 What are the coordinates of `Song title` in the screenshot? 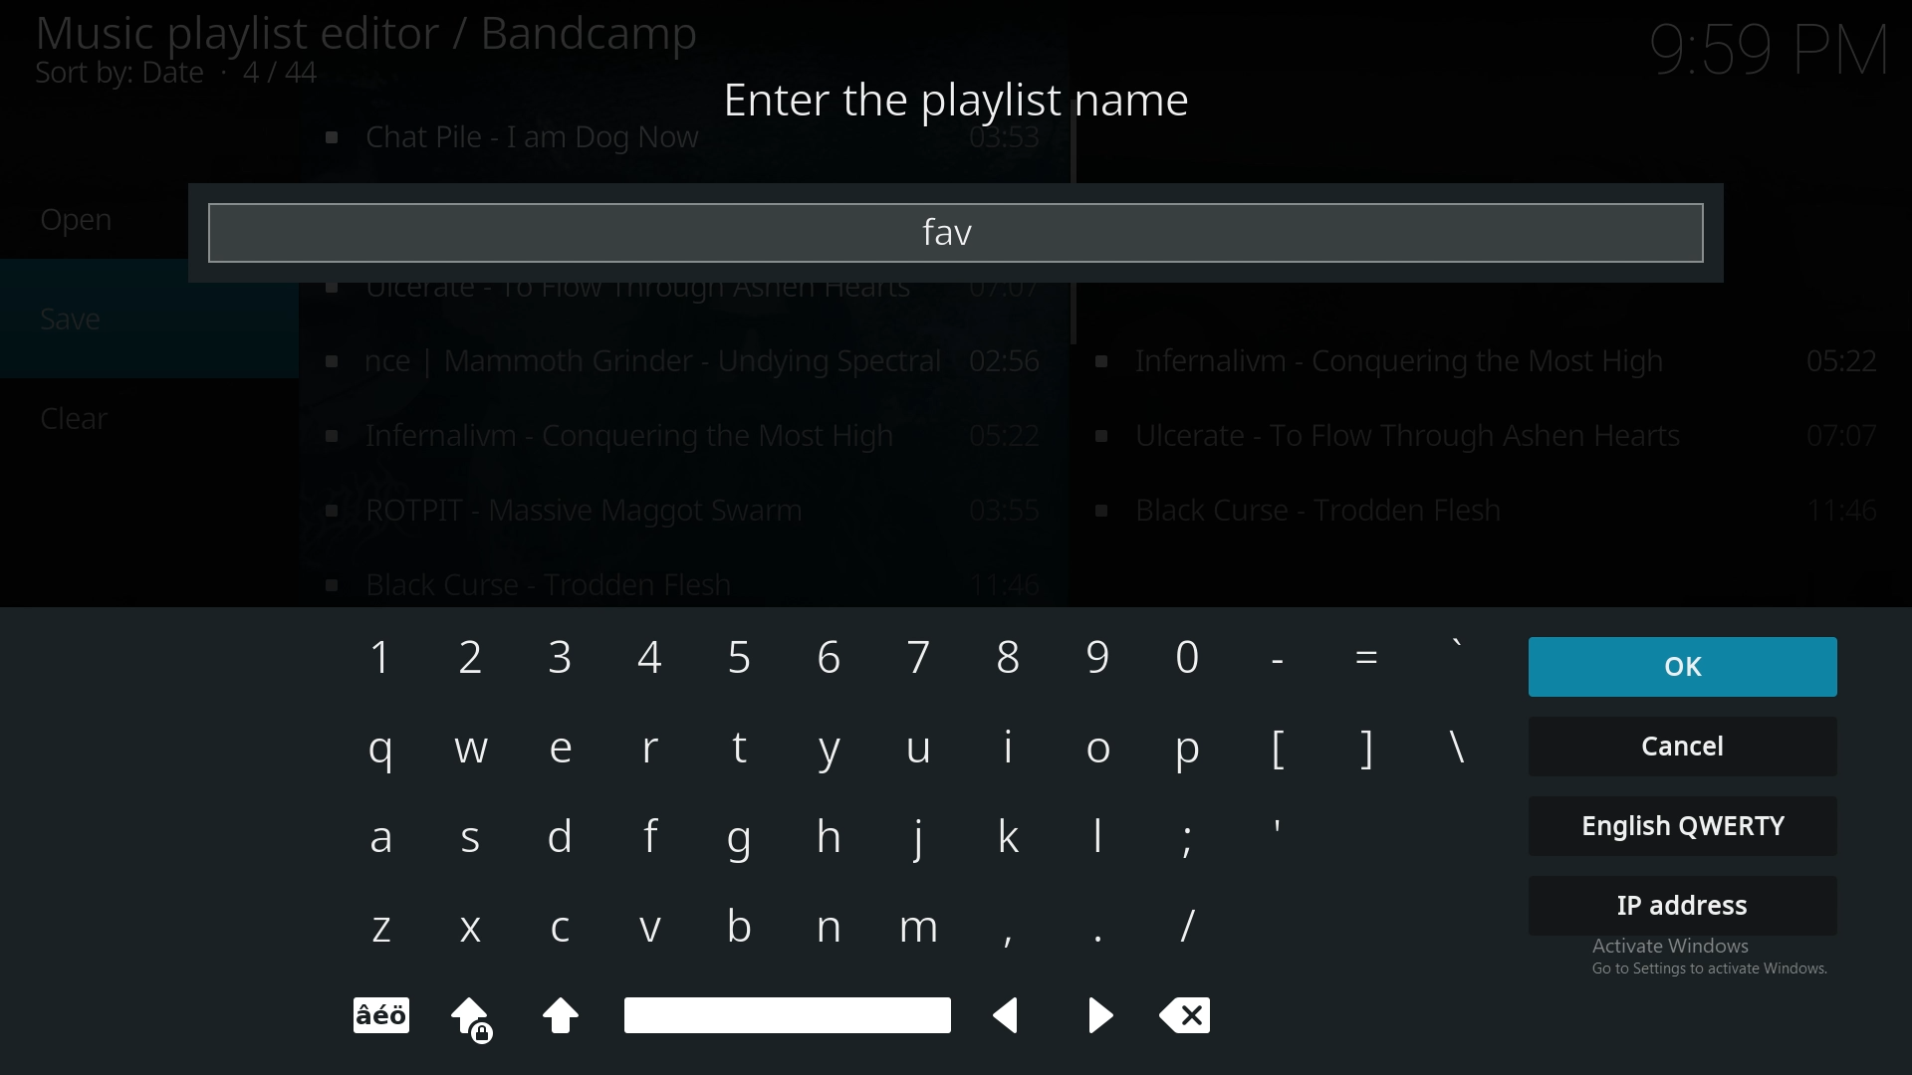 It's located at (680, 584).